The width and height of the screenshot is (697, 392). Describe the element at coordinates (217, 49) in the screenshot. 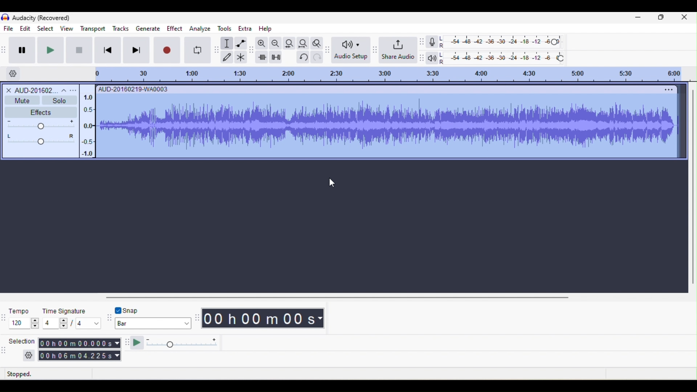

I see `audacity tools toolbar` at that location.